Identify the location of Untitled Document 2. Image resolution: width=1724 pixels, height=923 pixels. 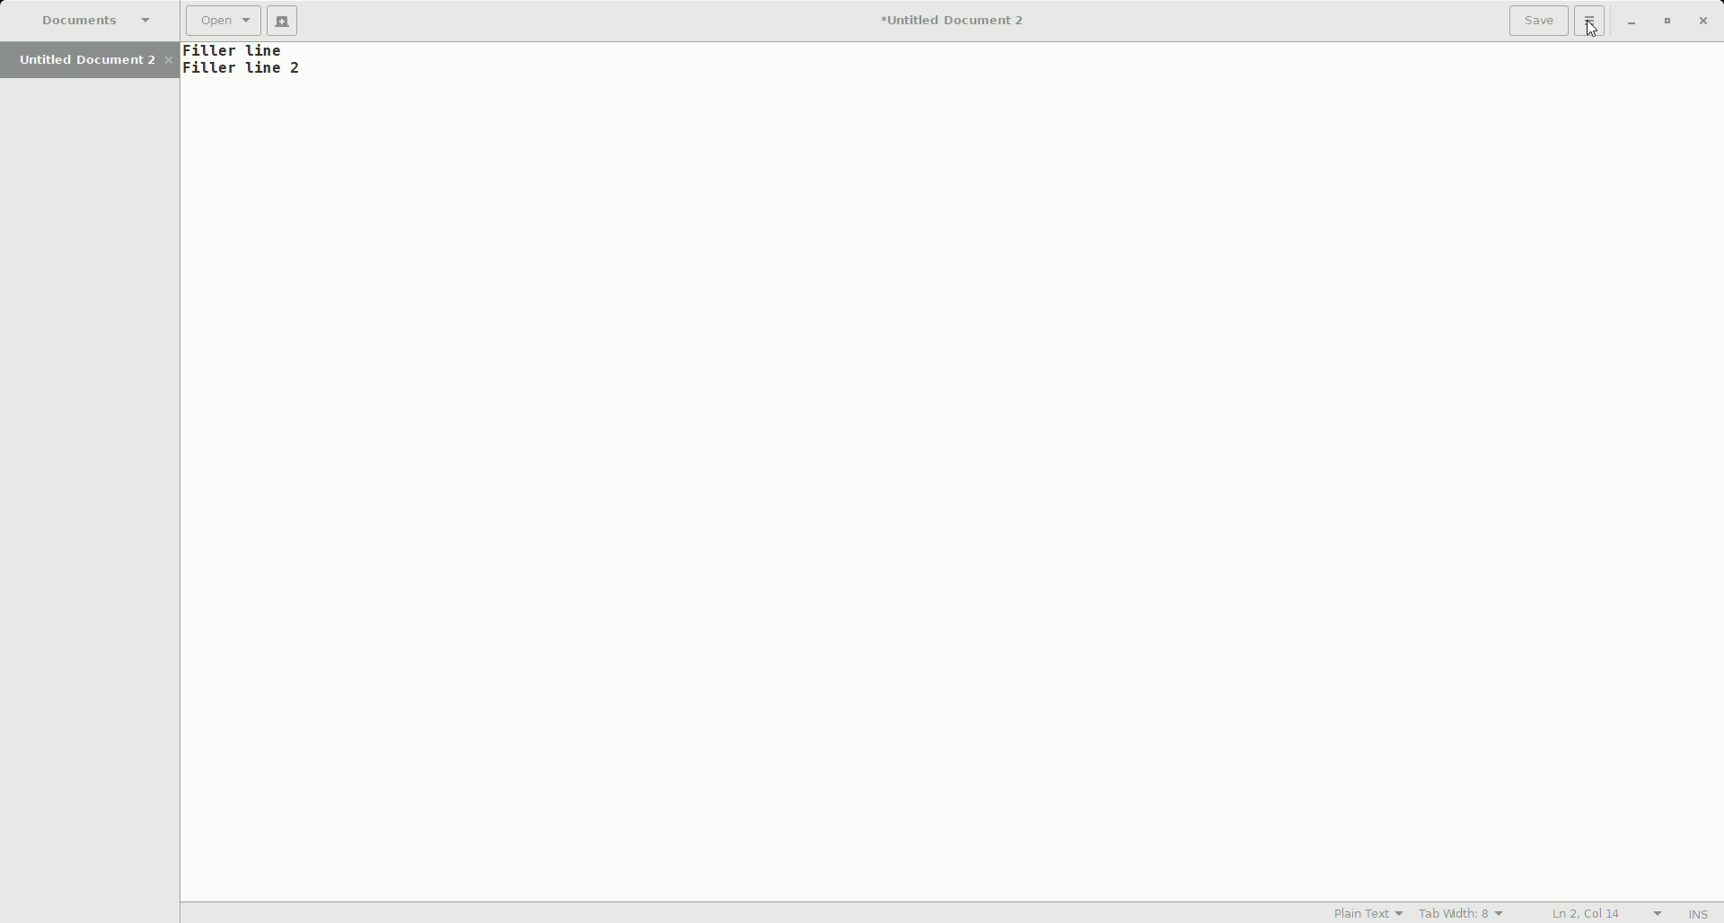
(95, 59).